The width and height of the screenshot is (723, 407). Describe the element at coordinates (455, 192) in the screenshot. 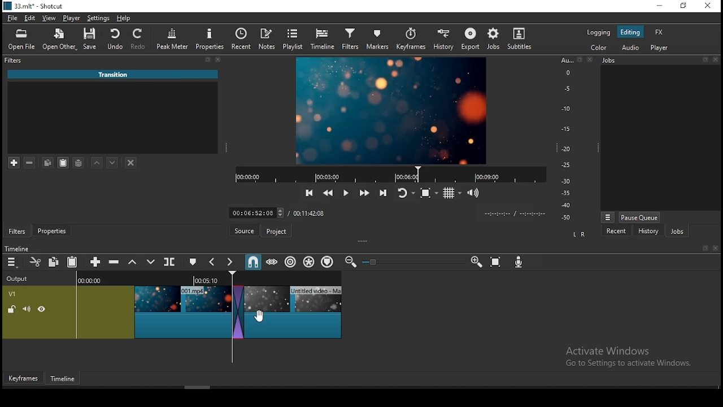

I see `toggle grid display on player` at that location.